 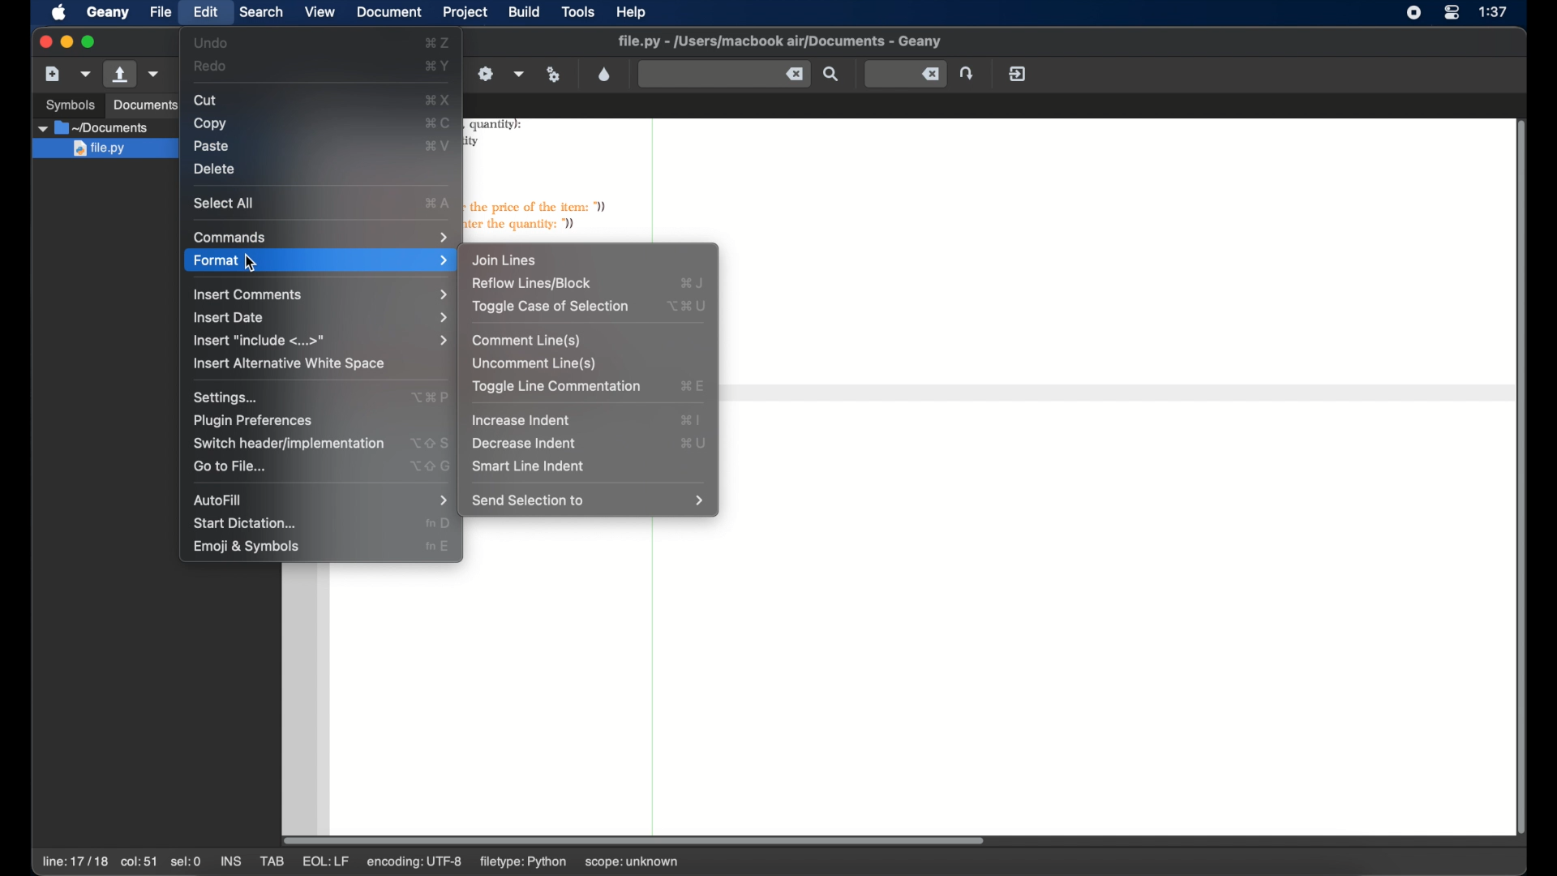 What do you see at coordinates (694, 385) in the screenshot?
I see `toggle line commentation` at bounding box center [694, 385].